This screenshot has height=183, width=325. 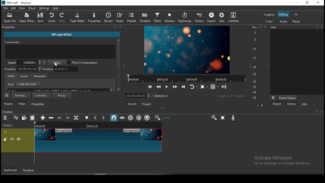 I want to click on project, so click(x=147, y=104).